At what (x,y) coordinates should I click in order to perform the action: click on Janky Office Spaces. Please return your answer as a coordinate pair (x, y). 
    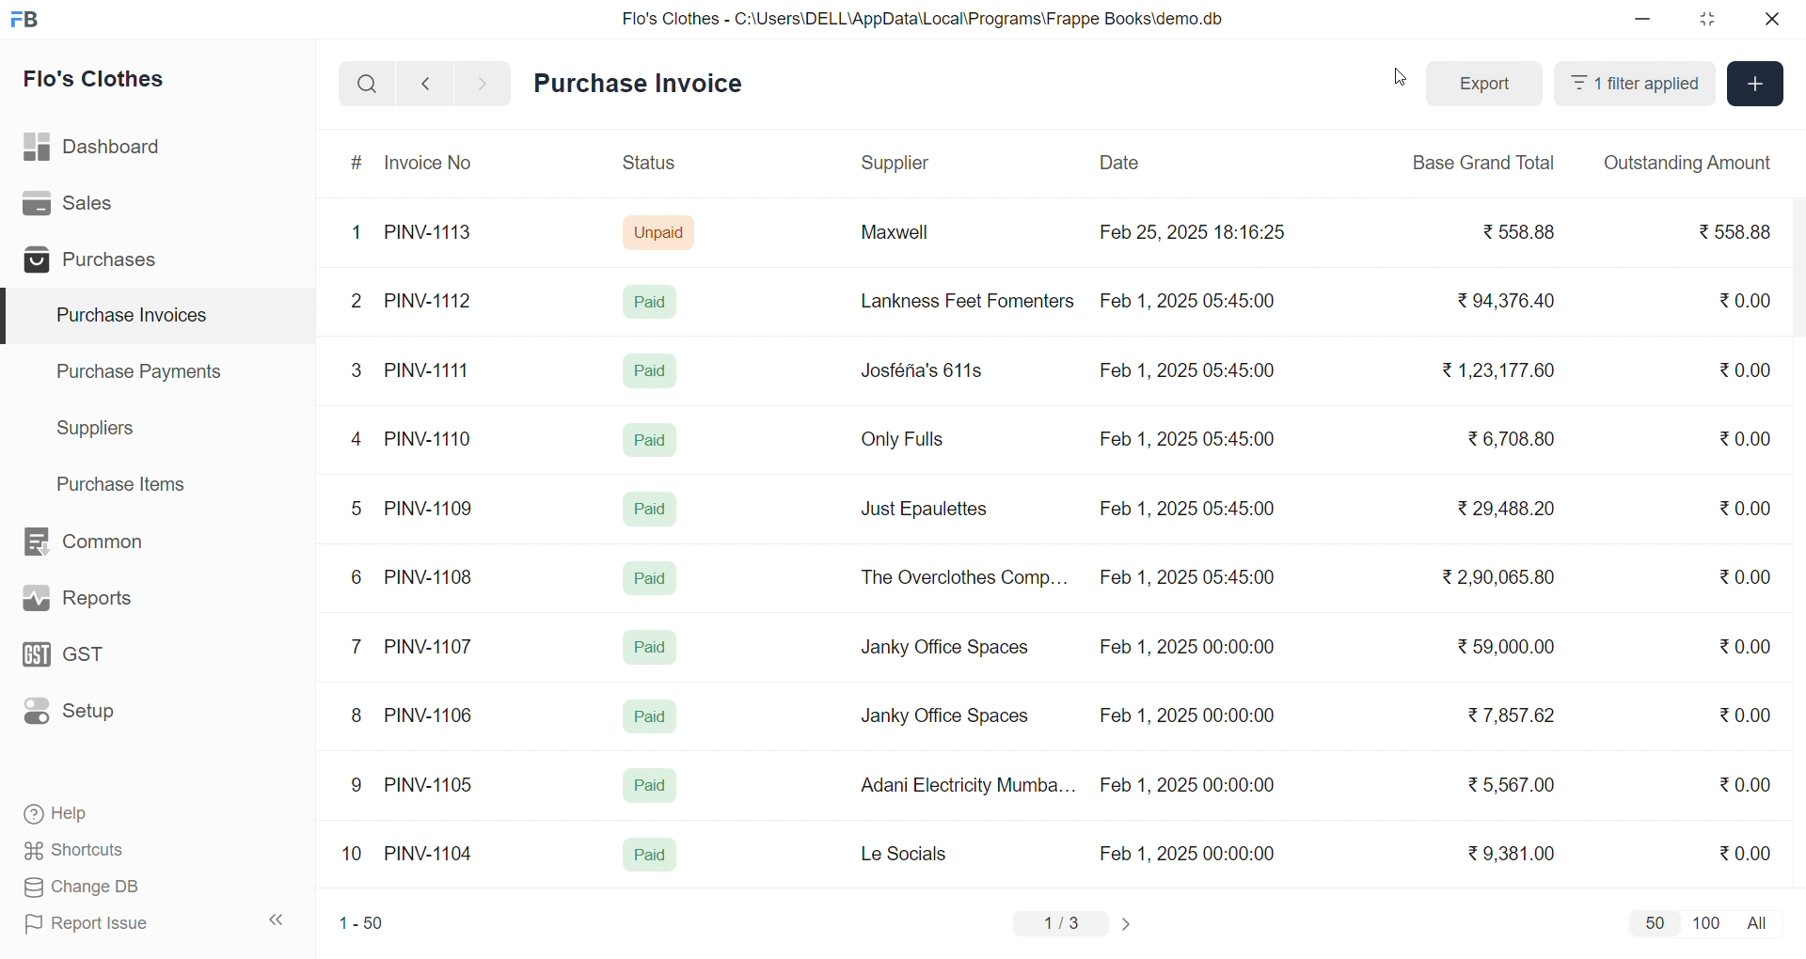
    Looking at the image, I should click on (944, 718).